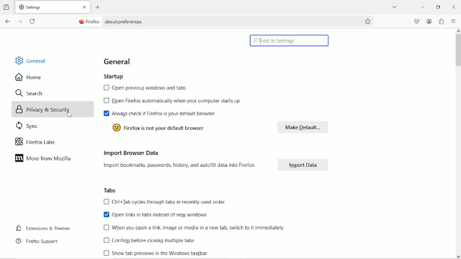  Describe the element at coordinates (301, 127) in the screenshot. I see `make default` at that location.